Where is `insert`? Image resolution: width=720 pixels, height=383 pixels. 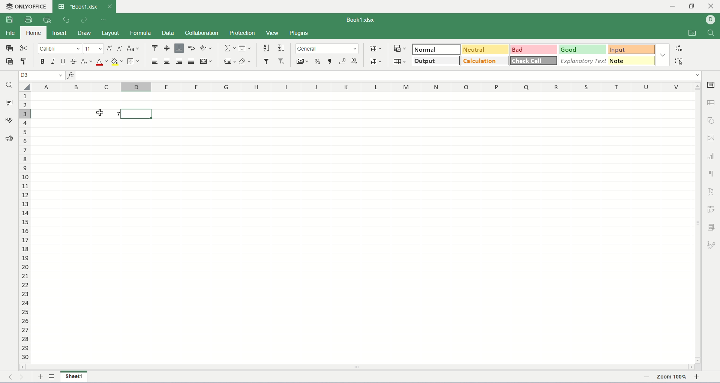
insert is located at coordinates (59, 33).